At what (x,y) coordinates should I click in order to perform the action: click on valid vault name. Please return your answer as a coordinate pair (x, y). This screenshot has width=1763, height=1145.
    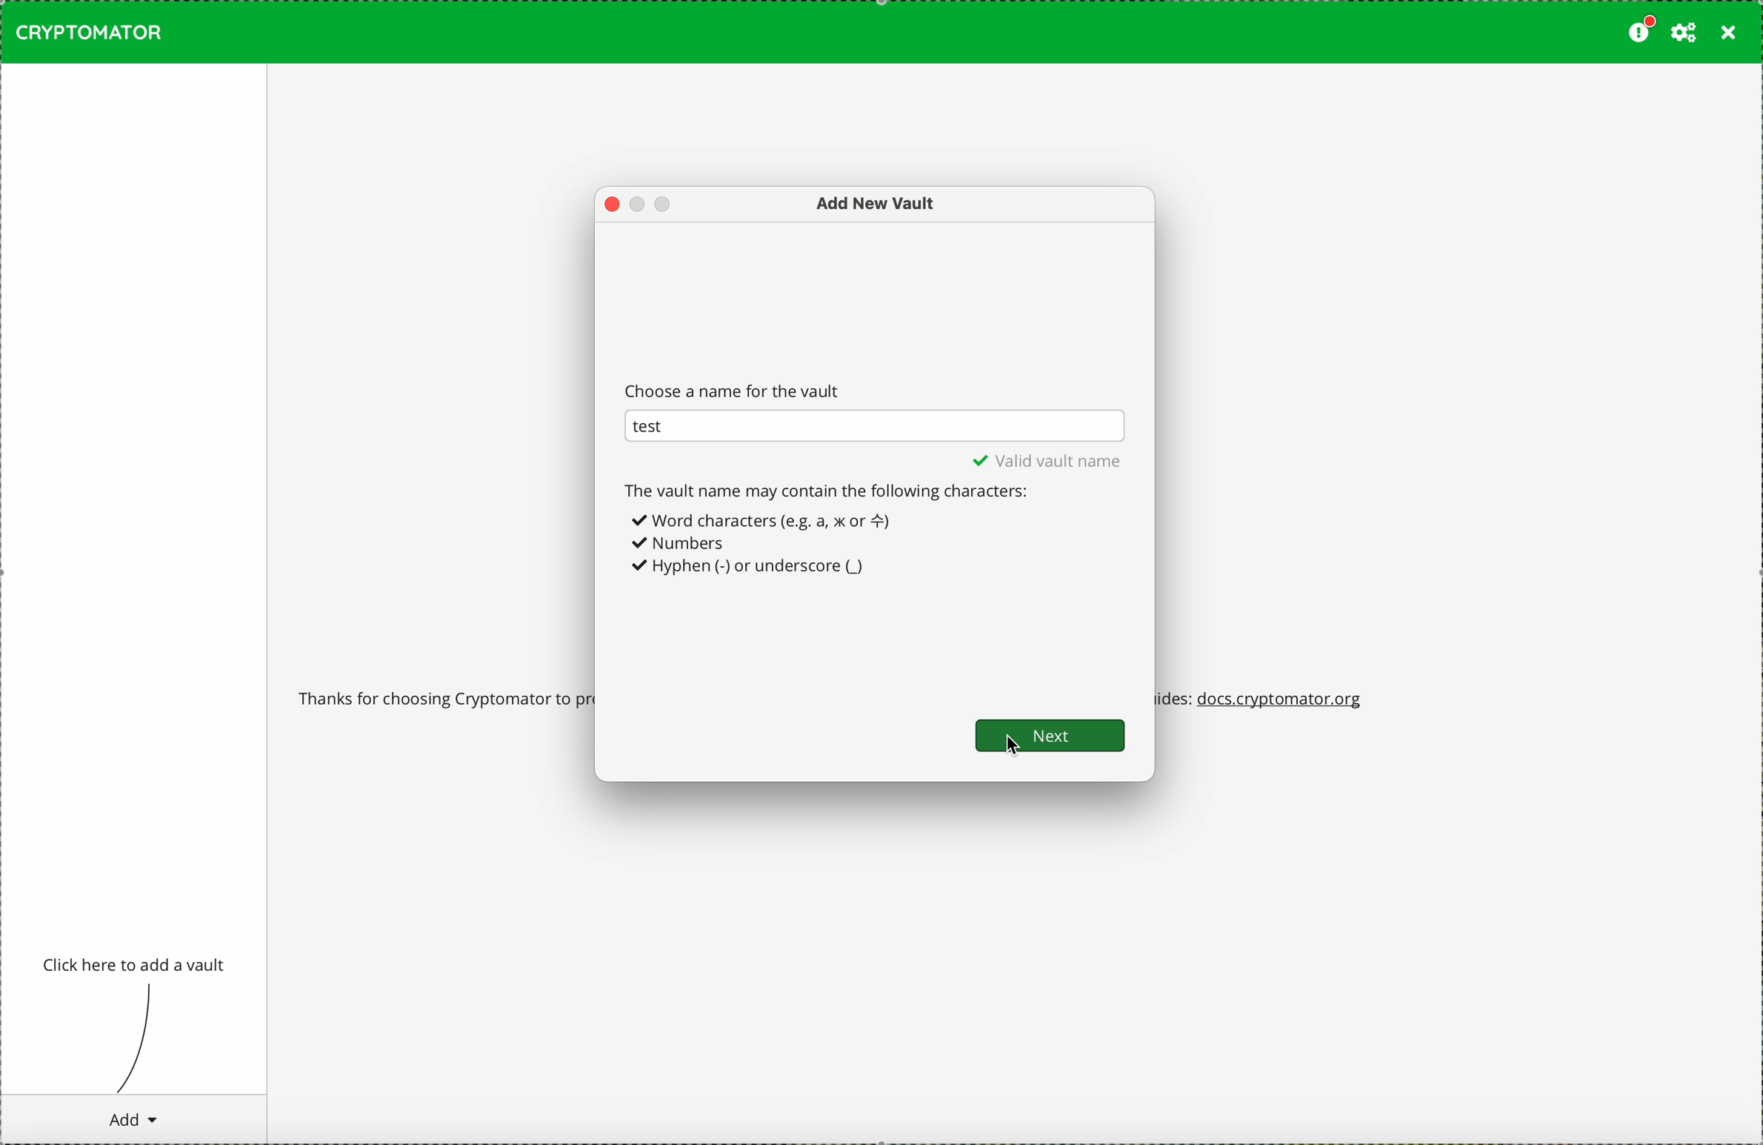
    Looking at the image, I should click on (1050, 463).